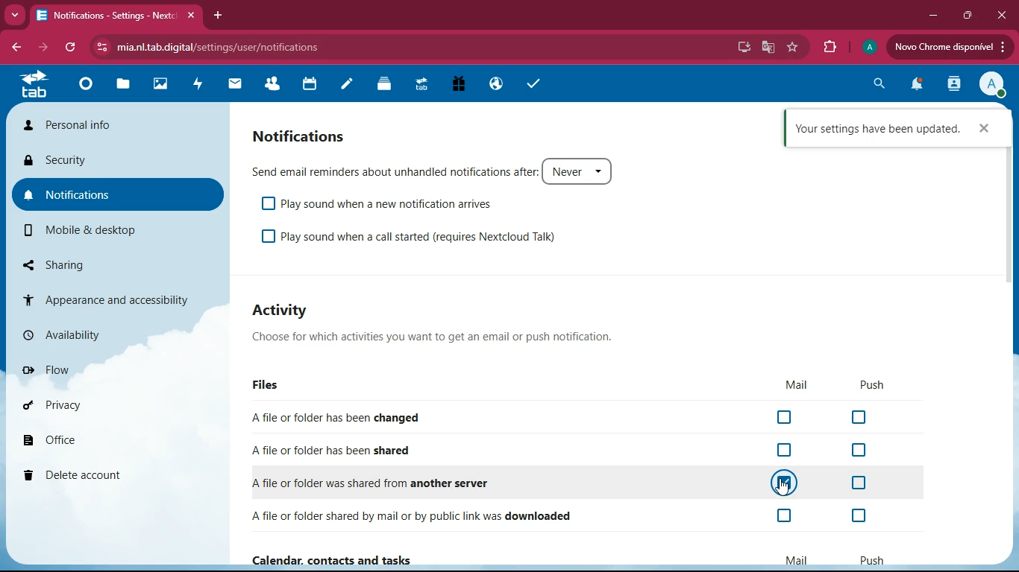 The width and height of the screenshot is (1019, 572). I want to click on tab, so click(114, 16).